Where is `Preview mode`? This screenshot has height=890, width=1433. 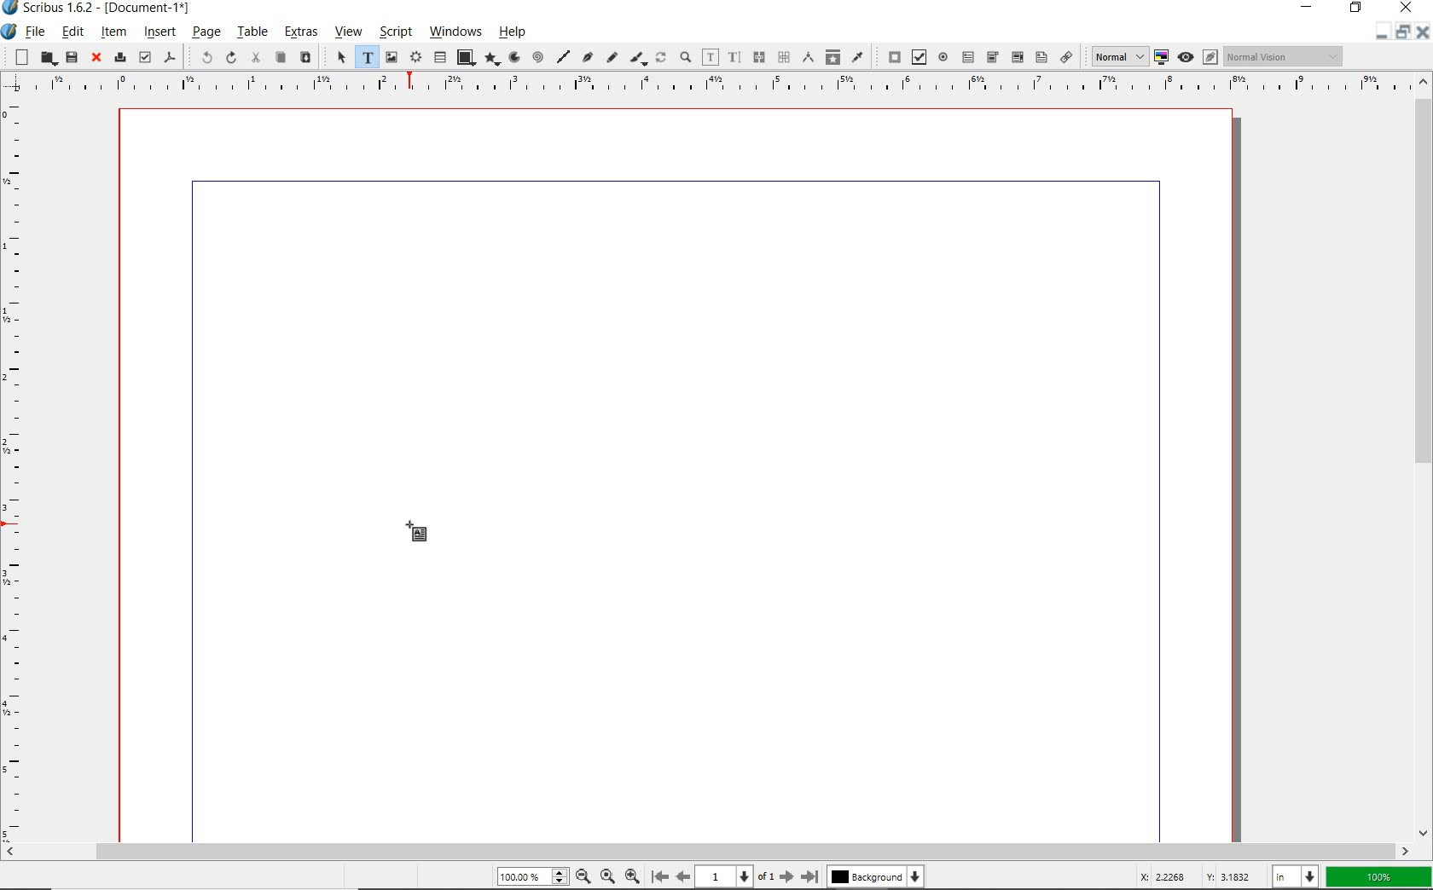
Preview mode is located at coordinates (1185, 56).